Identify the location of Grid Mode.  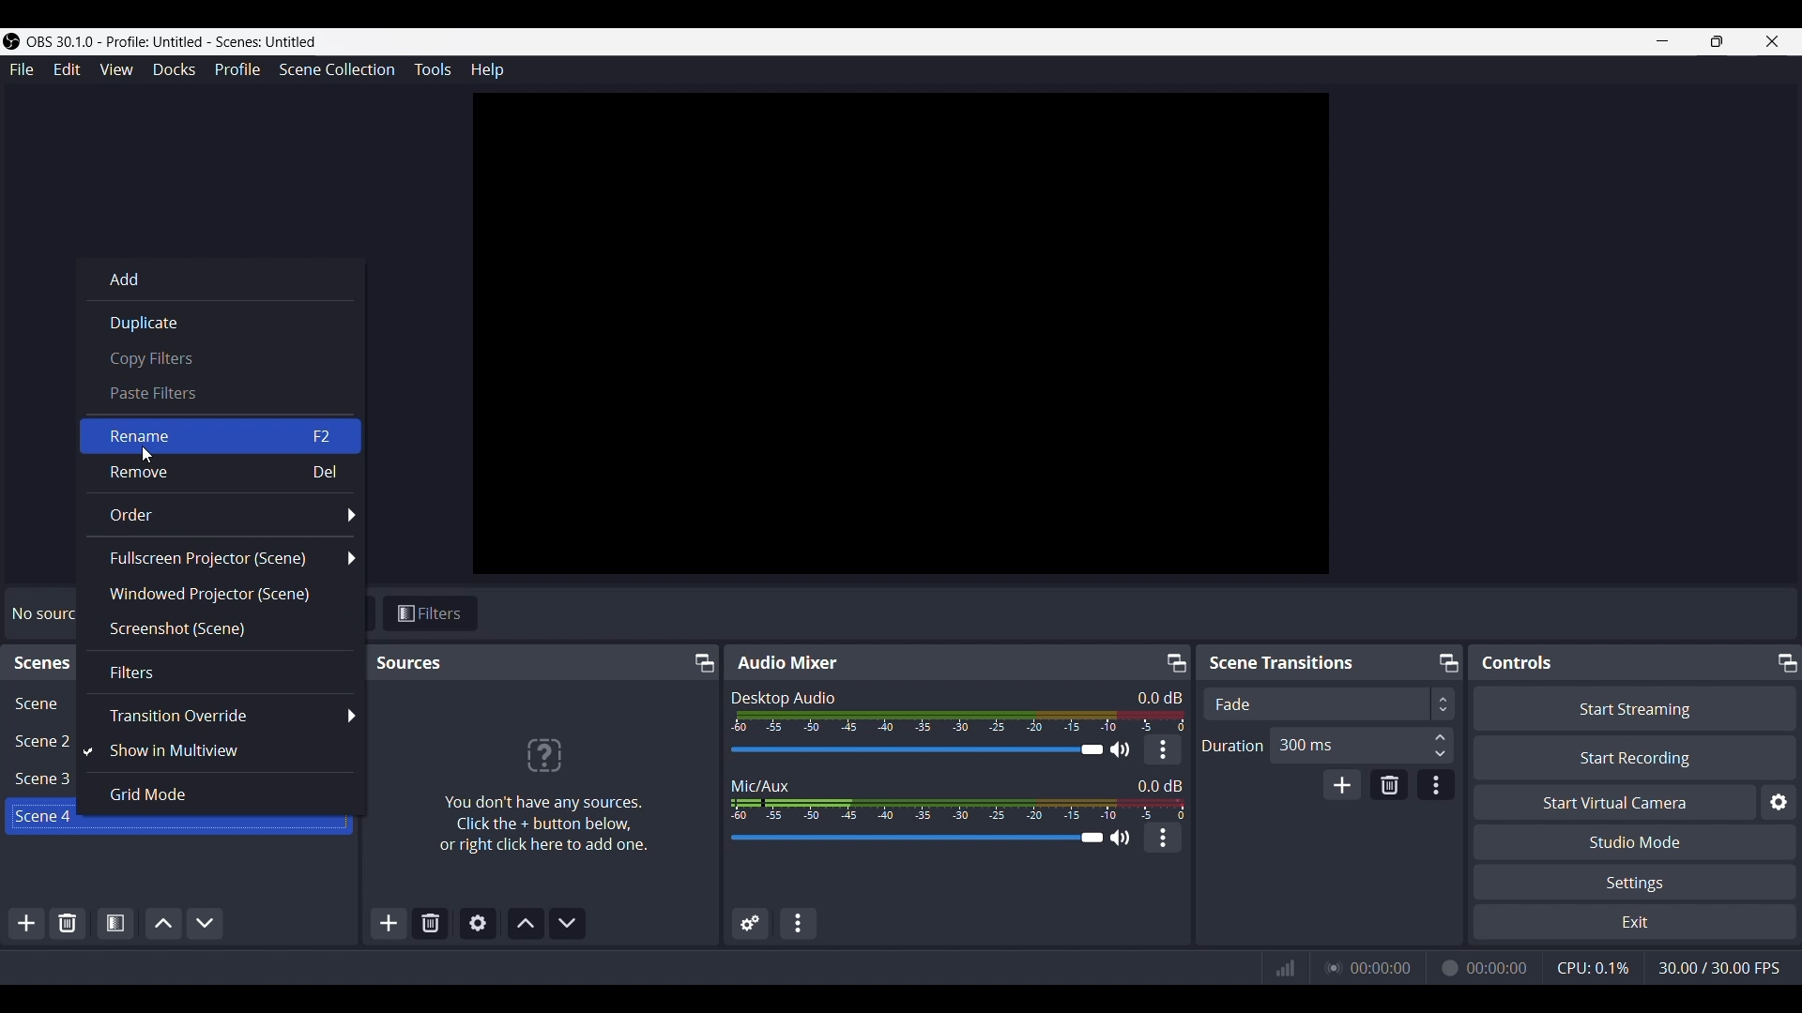
(158, 794).